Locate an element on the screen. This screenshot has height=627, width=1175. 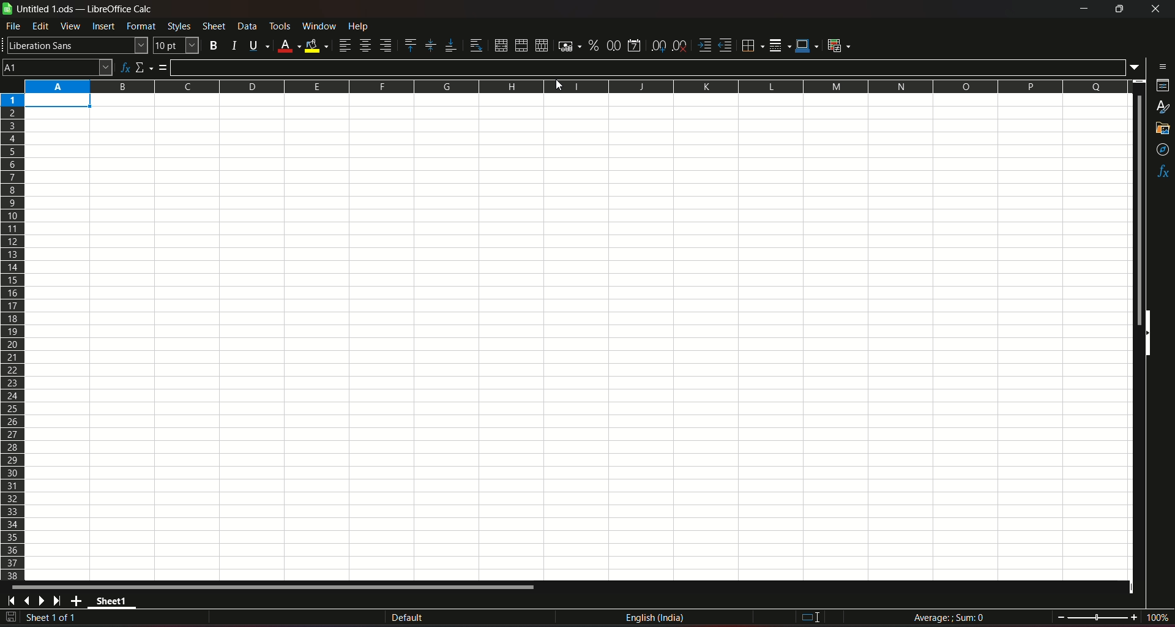
increase indent is located at coordinates (704, 45).